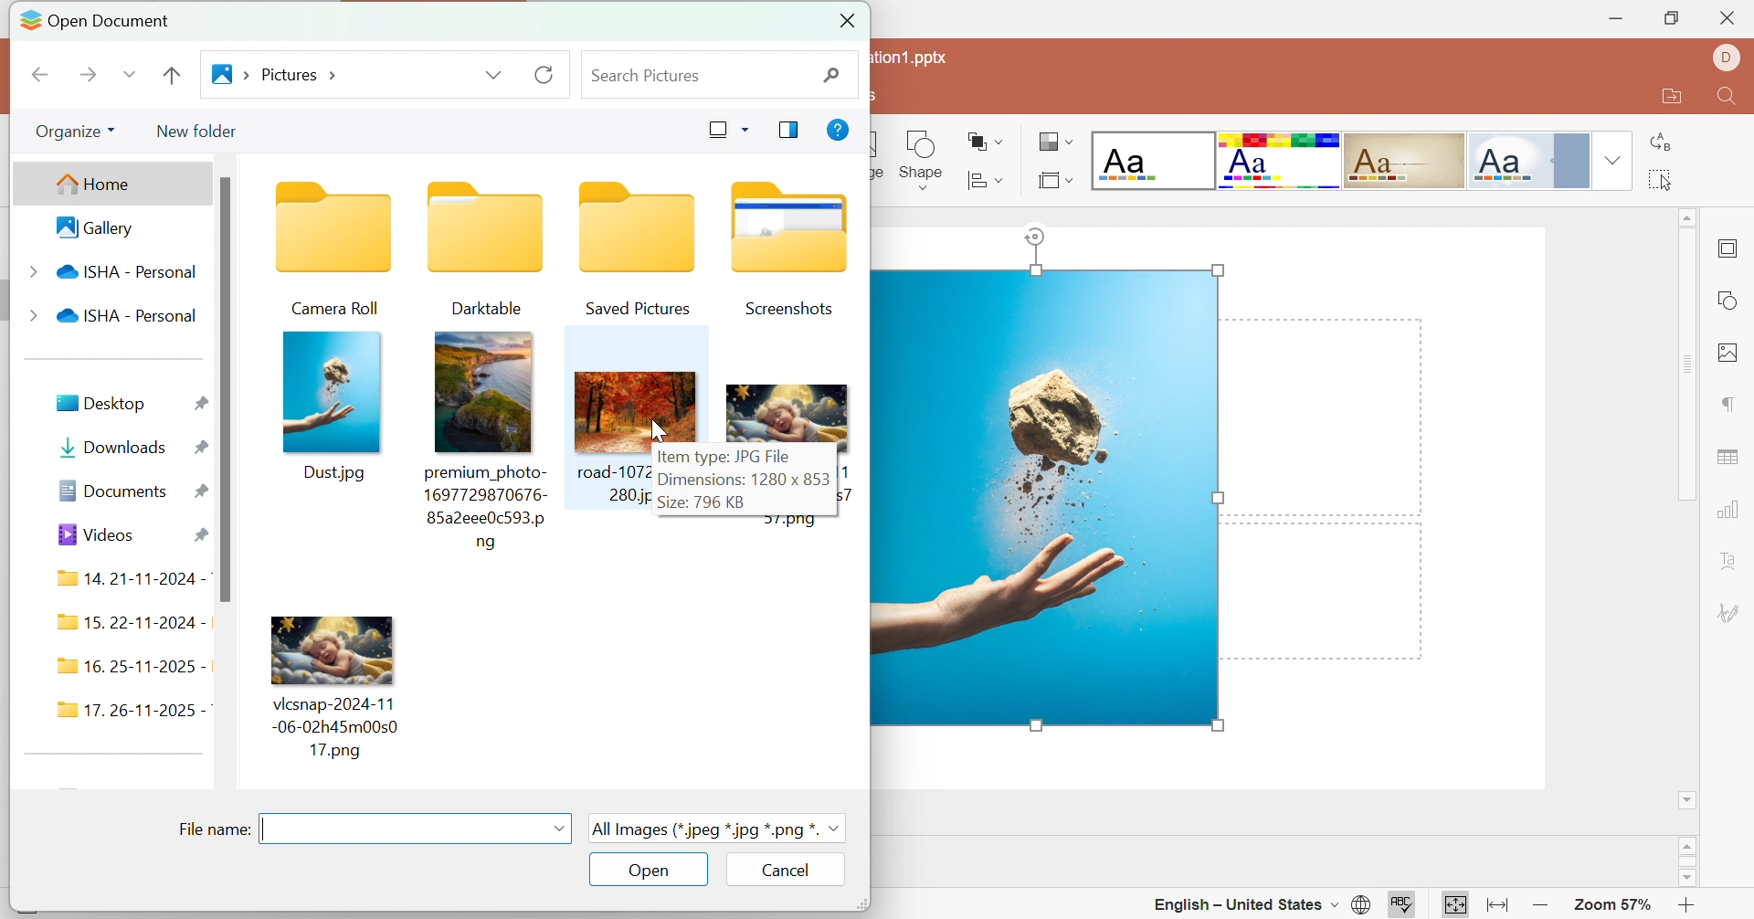 The image size is (1754, 919). What do you see at coordinates (30, 269) in the screenshot?
I see `Drop Down` at bounding box center [30, 269].